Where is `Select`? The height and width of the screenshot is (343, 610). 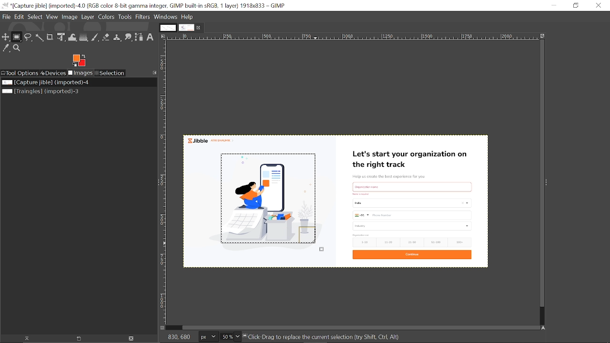 Select is located at coordinates (35, 17).